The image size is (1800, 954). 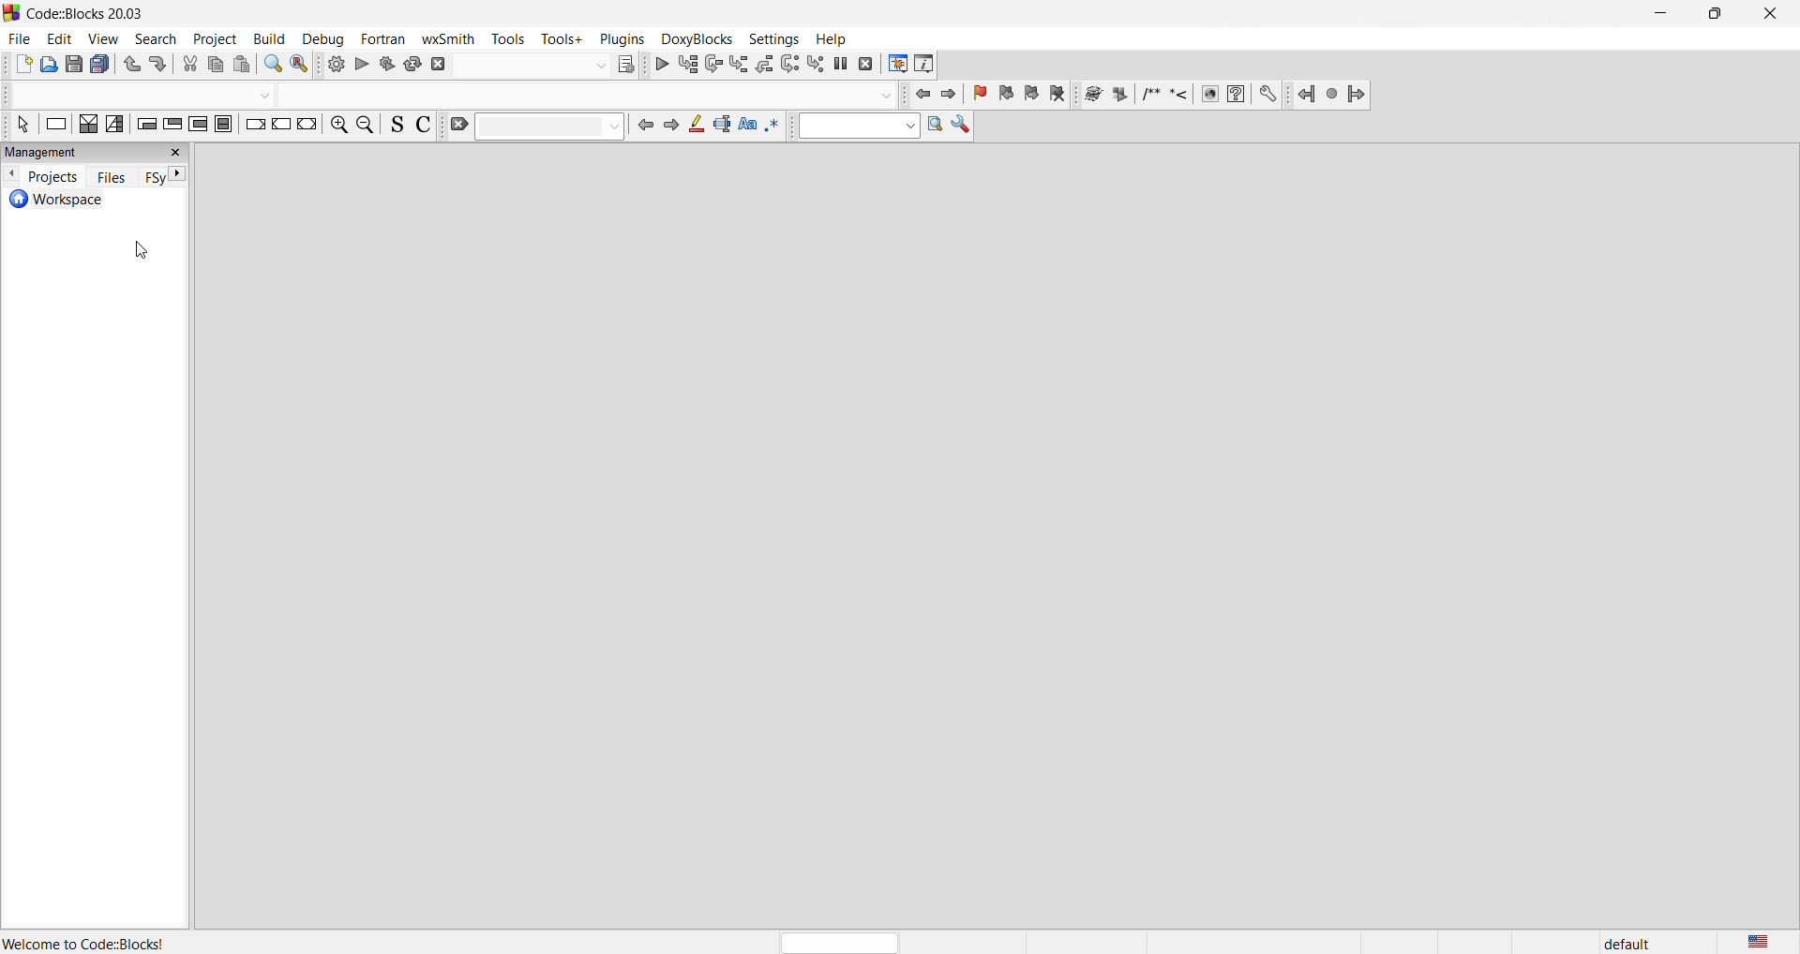 I want to click on use regex, so click(x=772, y=128).